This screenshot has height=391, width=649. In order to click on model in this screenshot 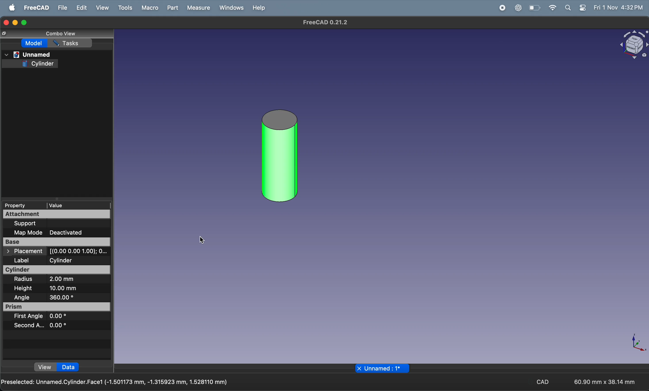, I will do `click(34, 43)`.